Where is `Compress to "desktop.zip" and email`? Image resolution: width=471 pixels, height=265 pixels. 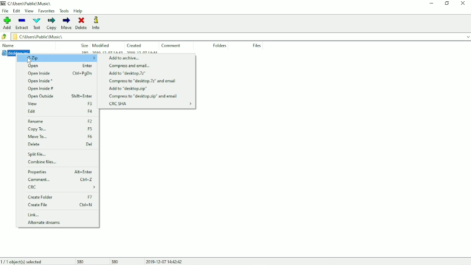
Compress to "desktop.zip" and email is located at coordinates (143, 96).